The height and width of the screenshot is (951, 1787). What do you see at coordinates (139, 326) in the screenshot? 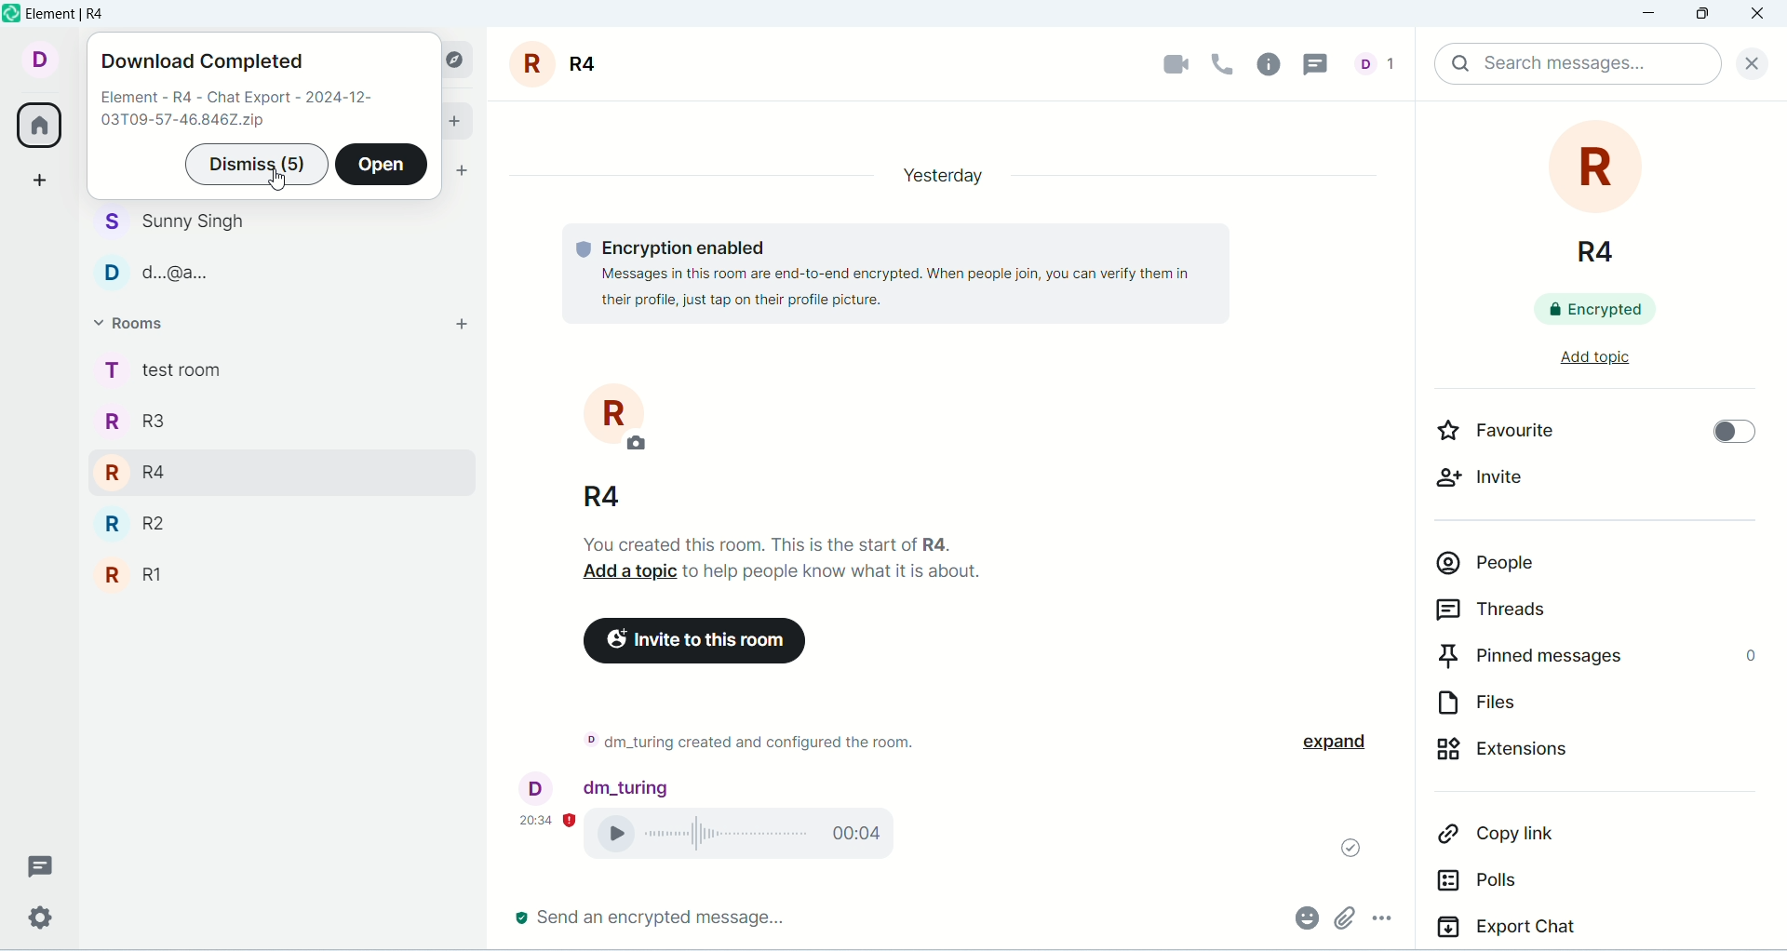
I see `rooms` at bounding box center [139, 326].